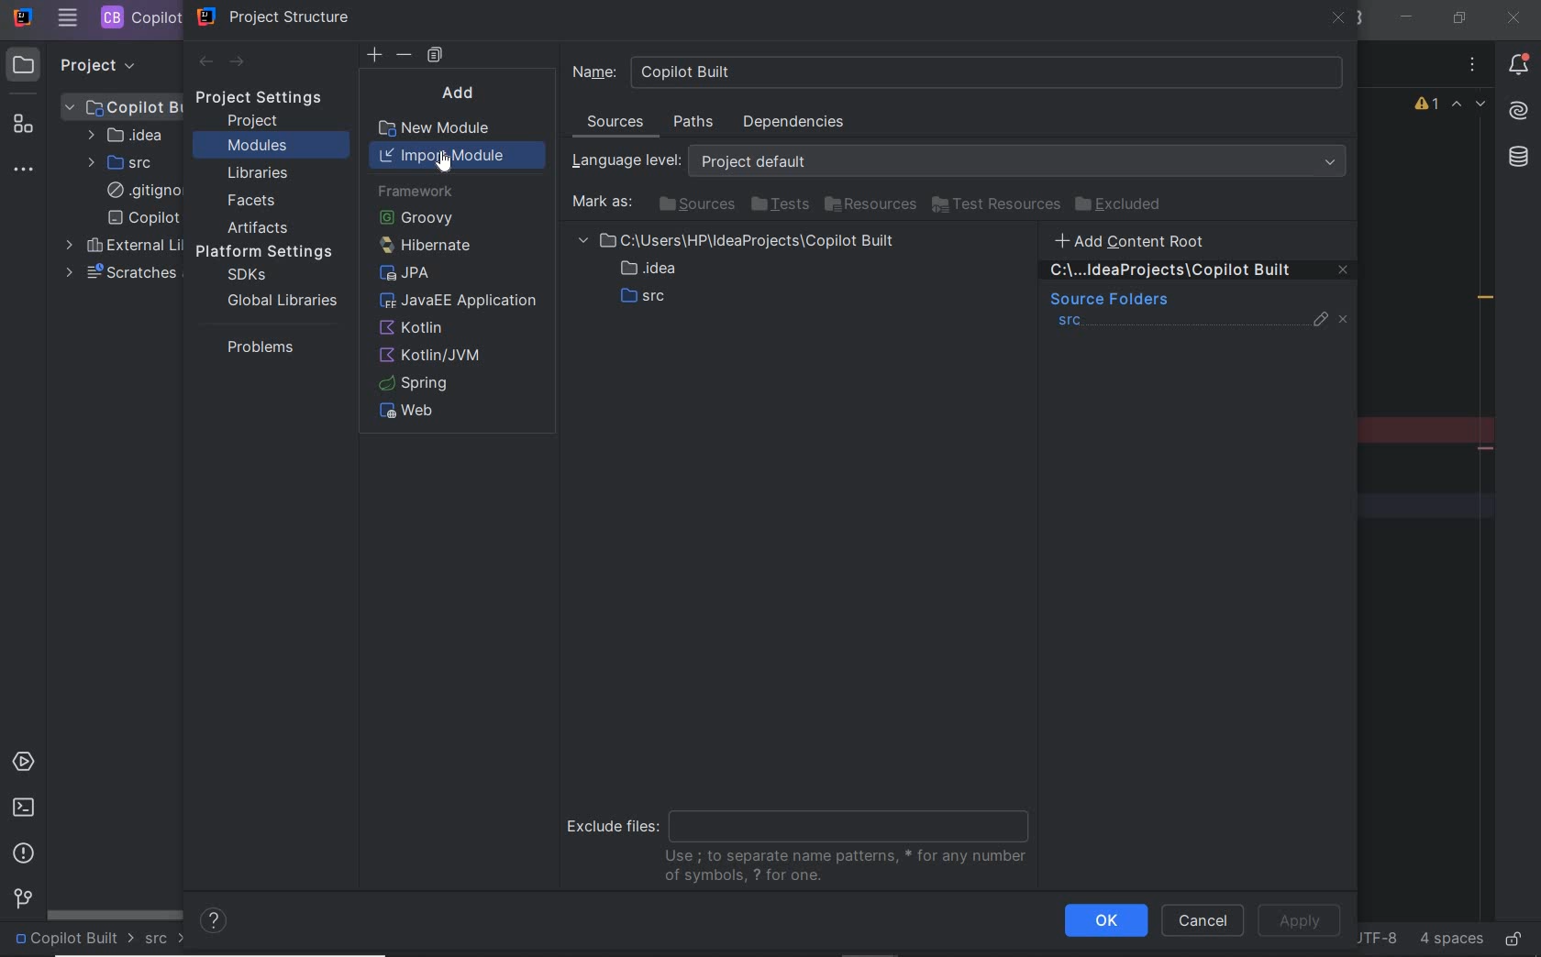 Image resolution: width=1541 pixels, height=957 pixels. Describe the element at coordinates (166, 940) in the screenshot. I see `src` at that location.